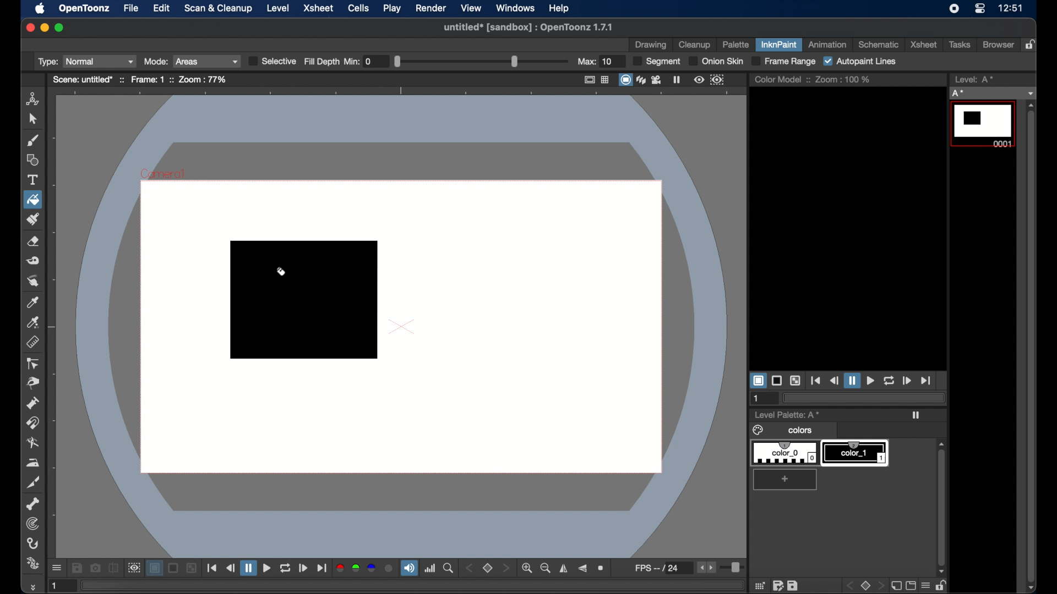  Describe the element at coordinates (154, 568) in the screenshot. I see `white background` at that location.